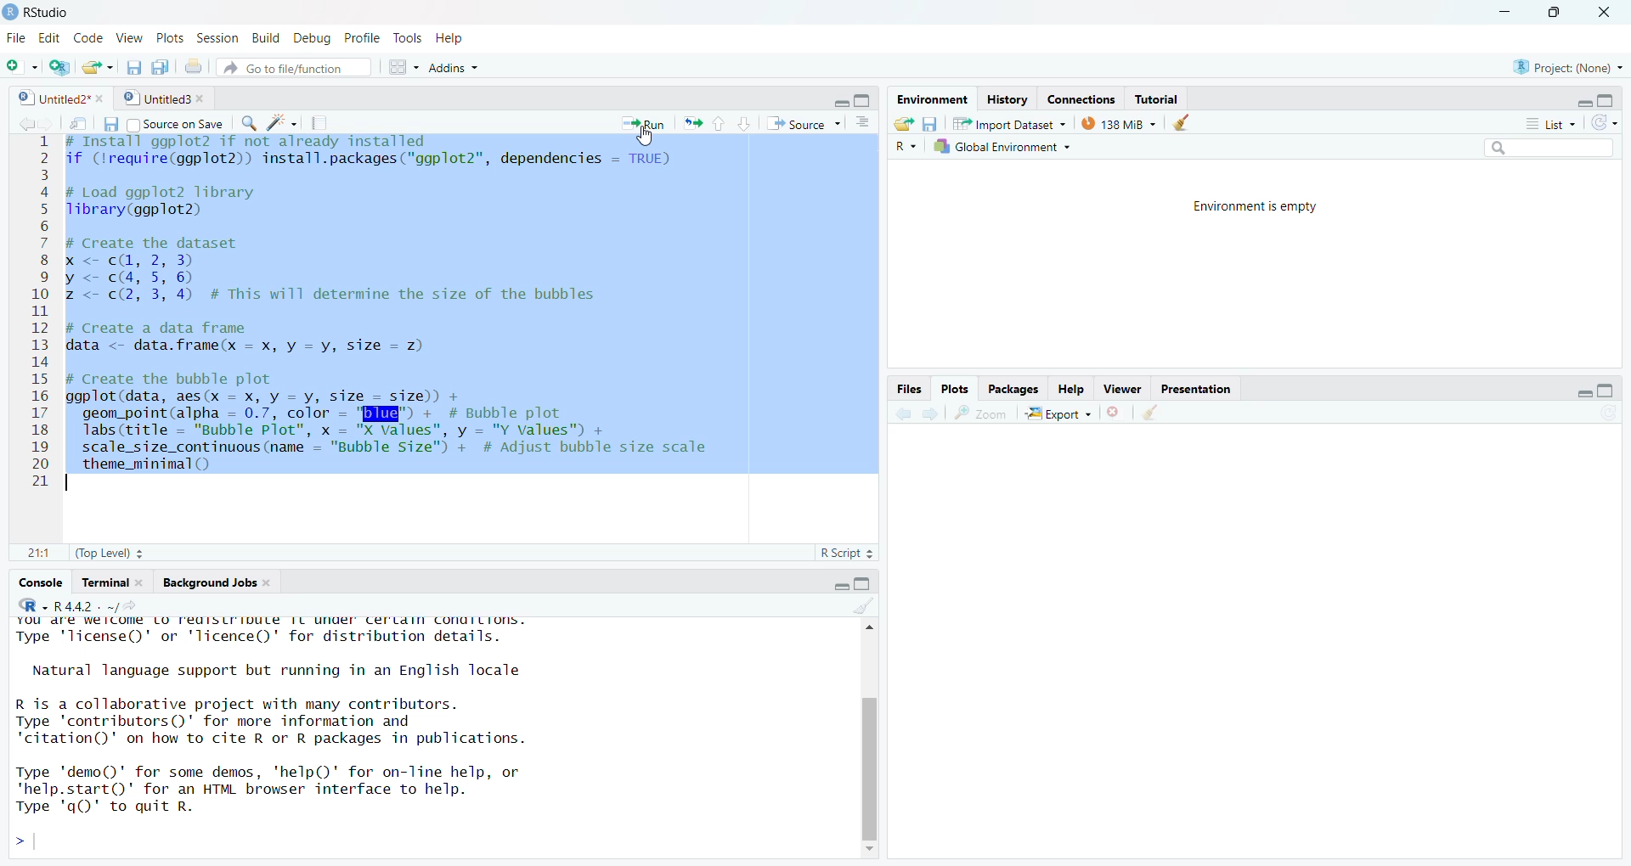 Image resolution: width=1631 pixels, height=866 pixels. What do you see at coordinates (1163, 97) in the screenshot?
I see `Tutorial` at bounding box center [1163, 97].